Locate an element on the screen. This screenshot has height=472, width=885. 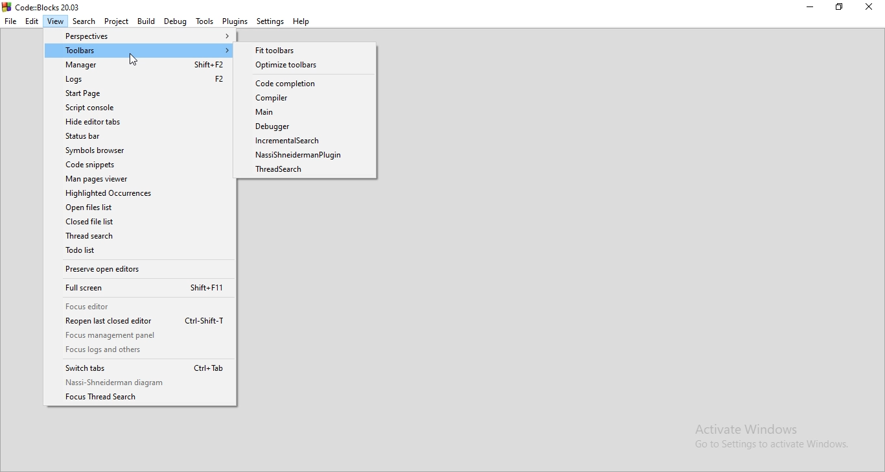
Compiler is located at coordinates (306, 99).